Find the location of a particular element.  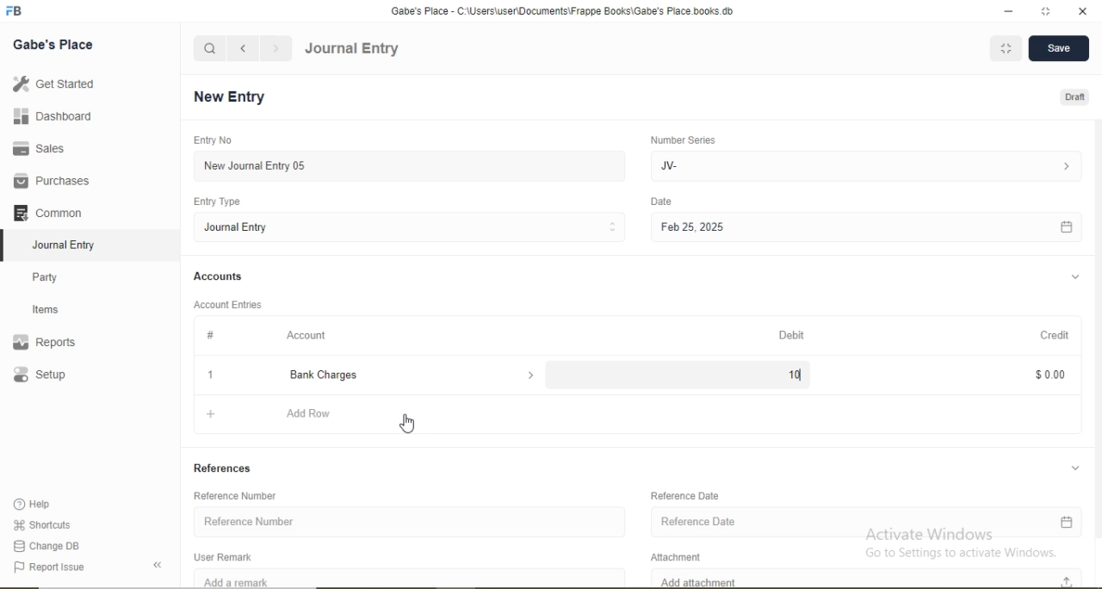

New Entry is located at coordinates (234, 97).